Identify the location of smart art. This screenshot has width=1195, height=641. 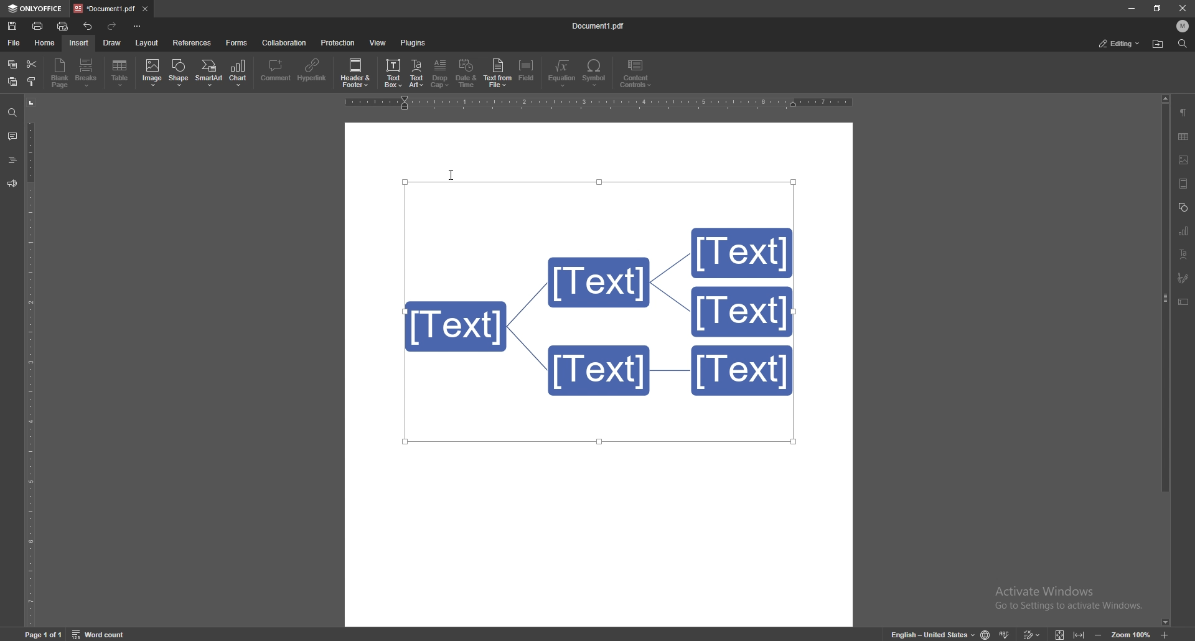
(209, 72).